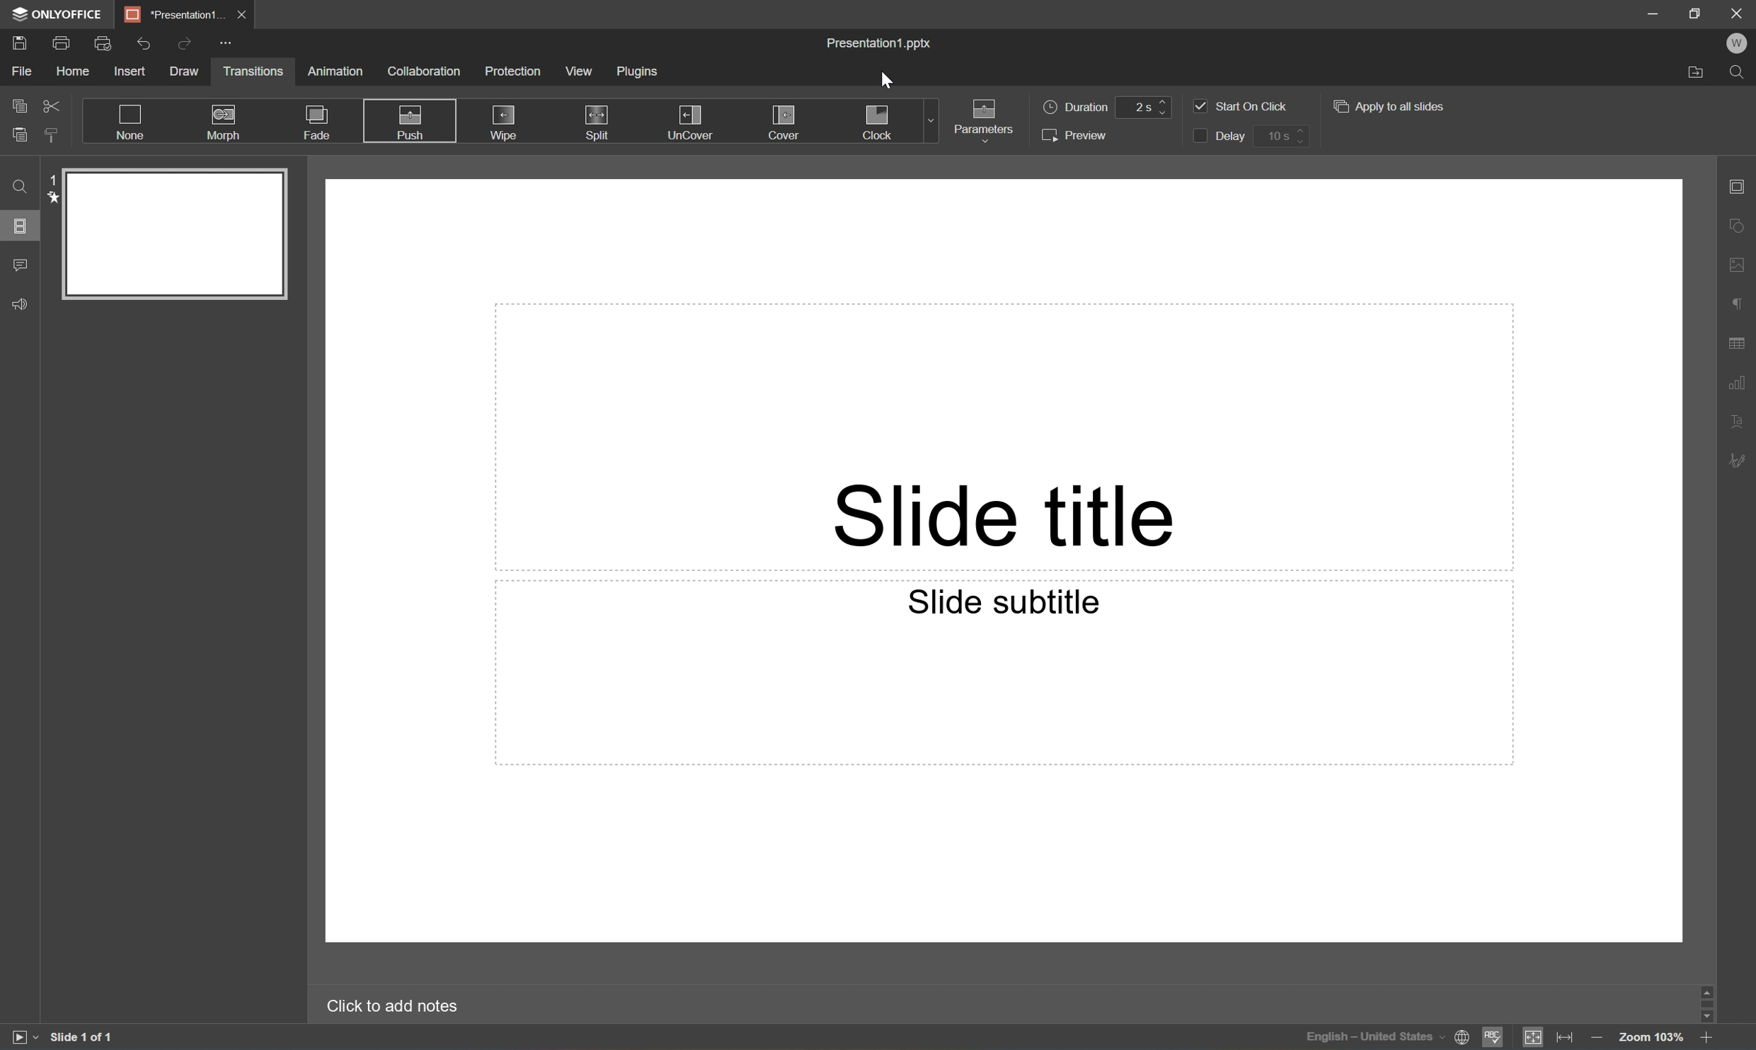 The height and width of the screenshot is (1050, 1756). I want to click on Slide subtitle, so click(1002, 605).